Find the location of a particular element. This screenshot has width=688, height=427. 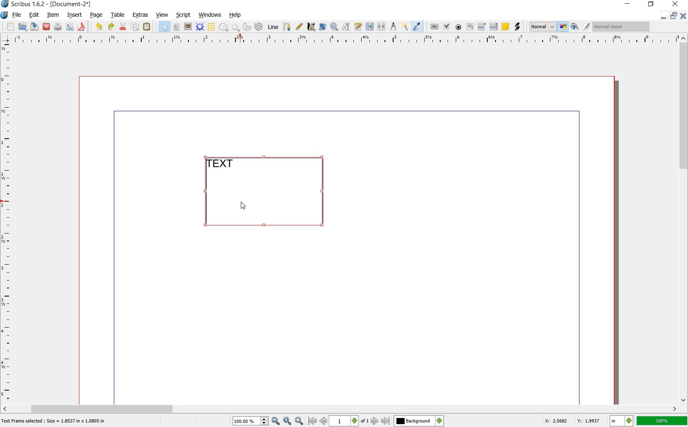

edit in preview mode is located at coordinates (587, 27).